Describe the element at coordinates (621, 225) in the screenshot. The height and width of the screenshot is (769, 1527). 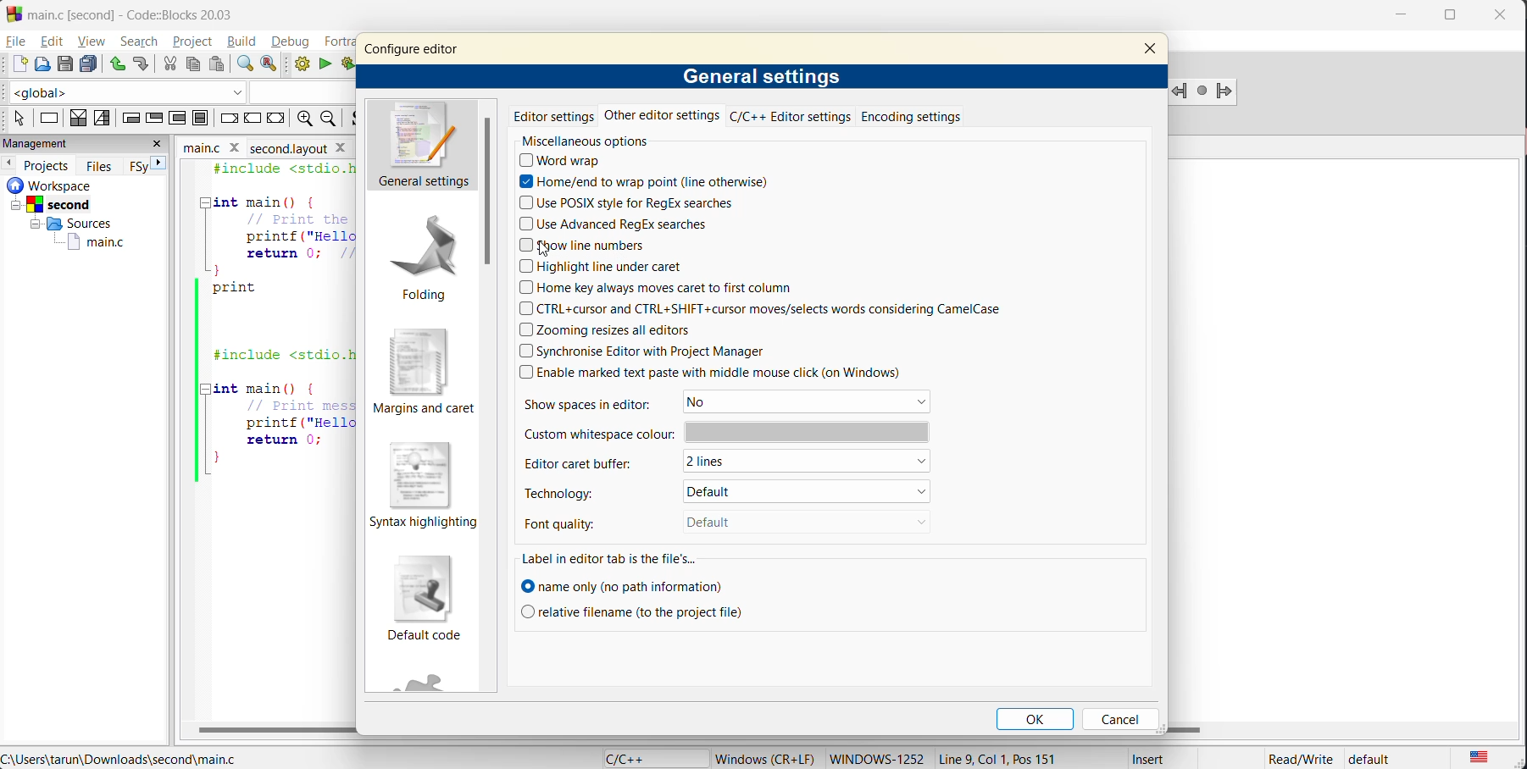
I see `use advanced regex searches` at that location.